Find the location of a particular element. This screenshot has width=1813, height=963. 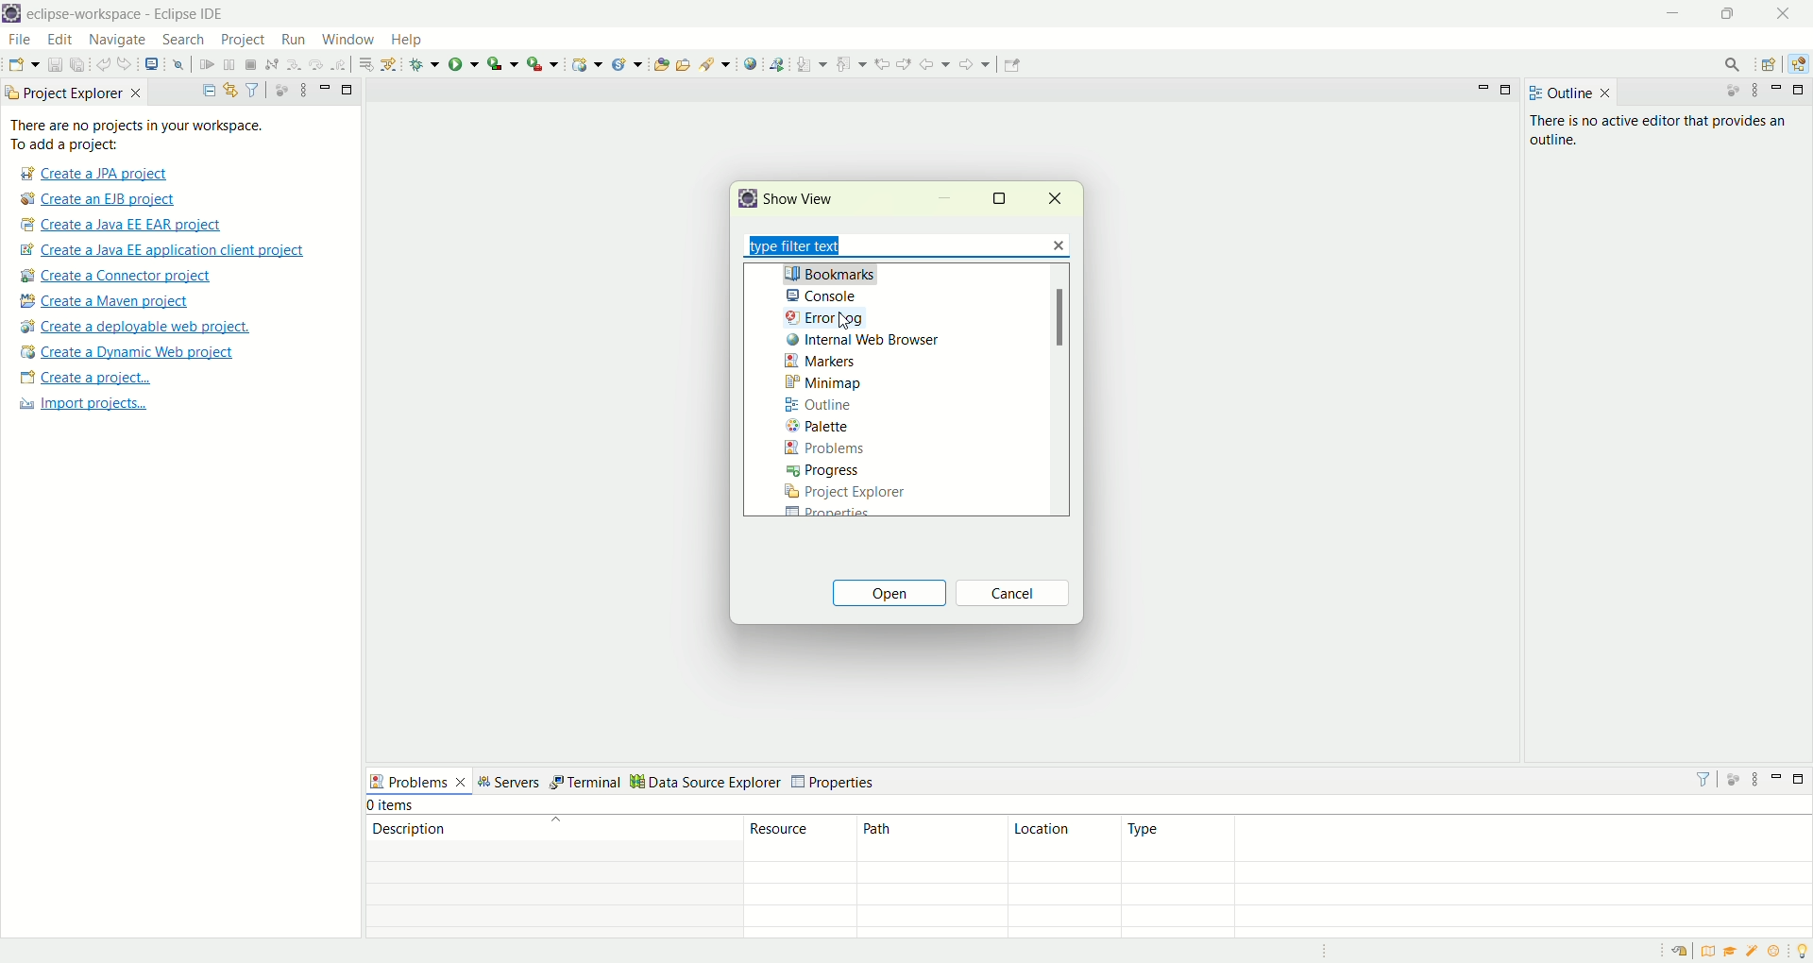

step return is located at coordinates (339, 65).